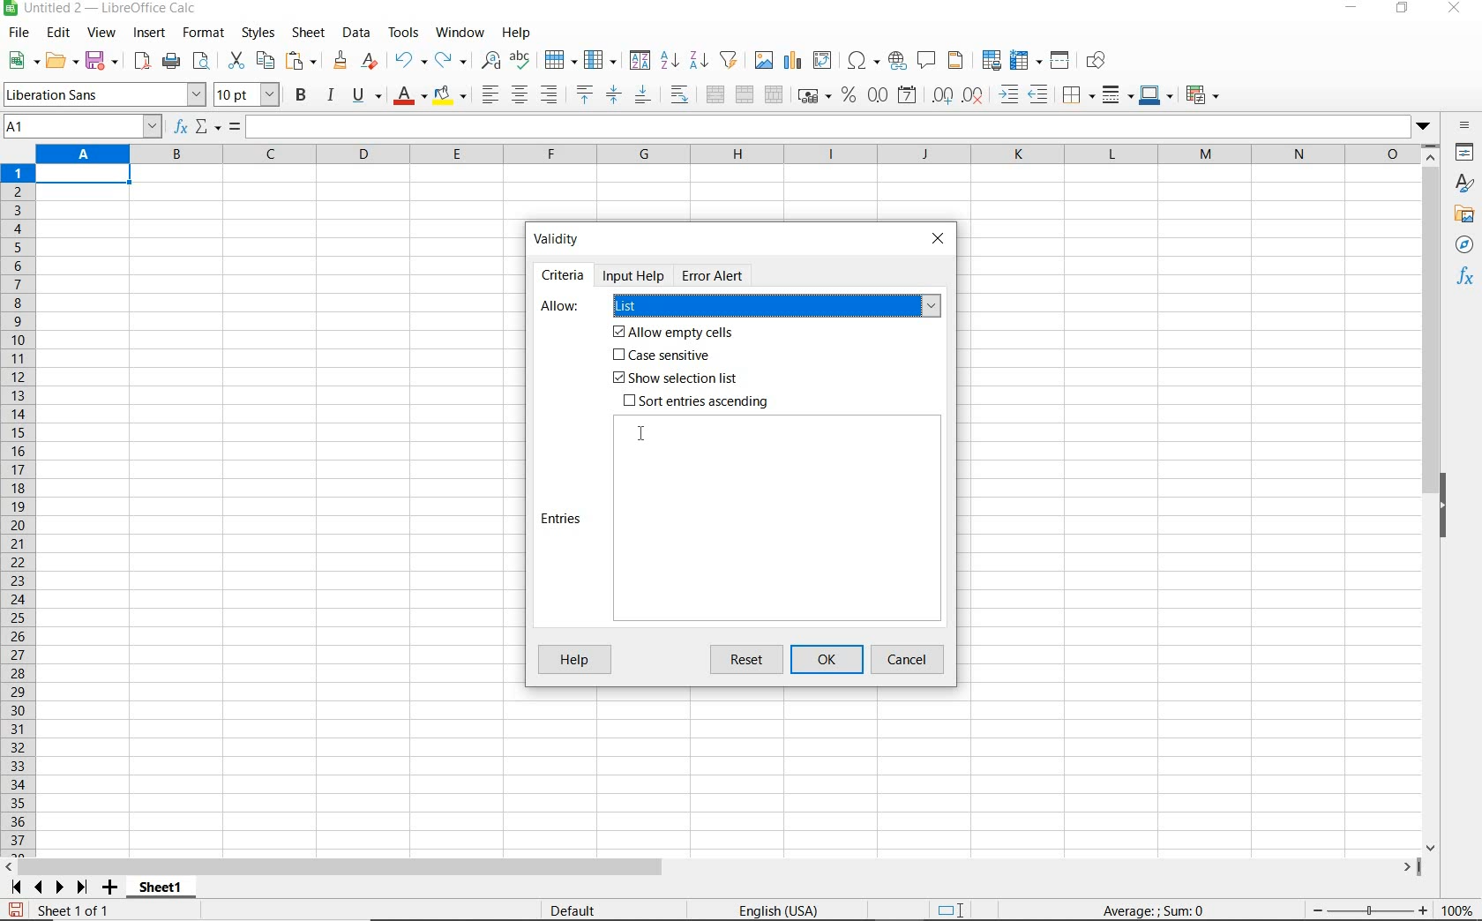  Describe the element at coordinates (1433, 498) in the screenshot. I see `scrollbar` at that location.